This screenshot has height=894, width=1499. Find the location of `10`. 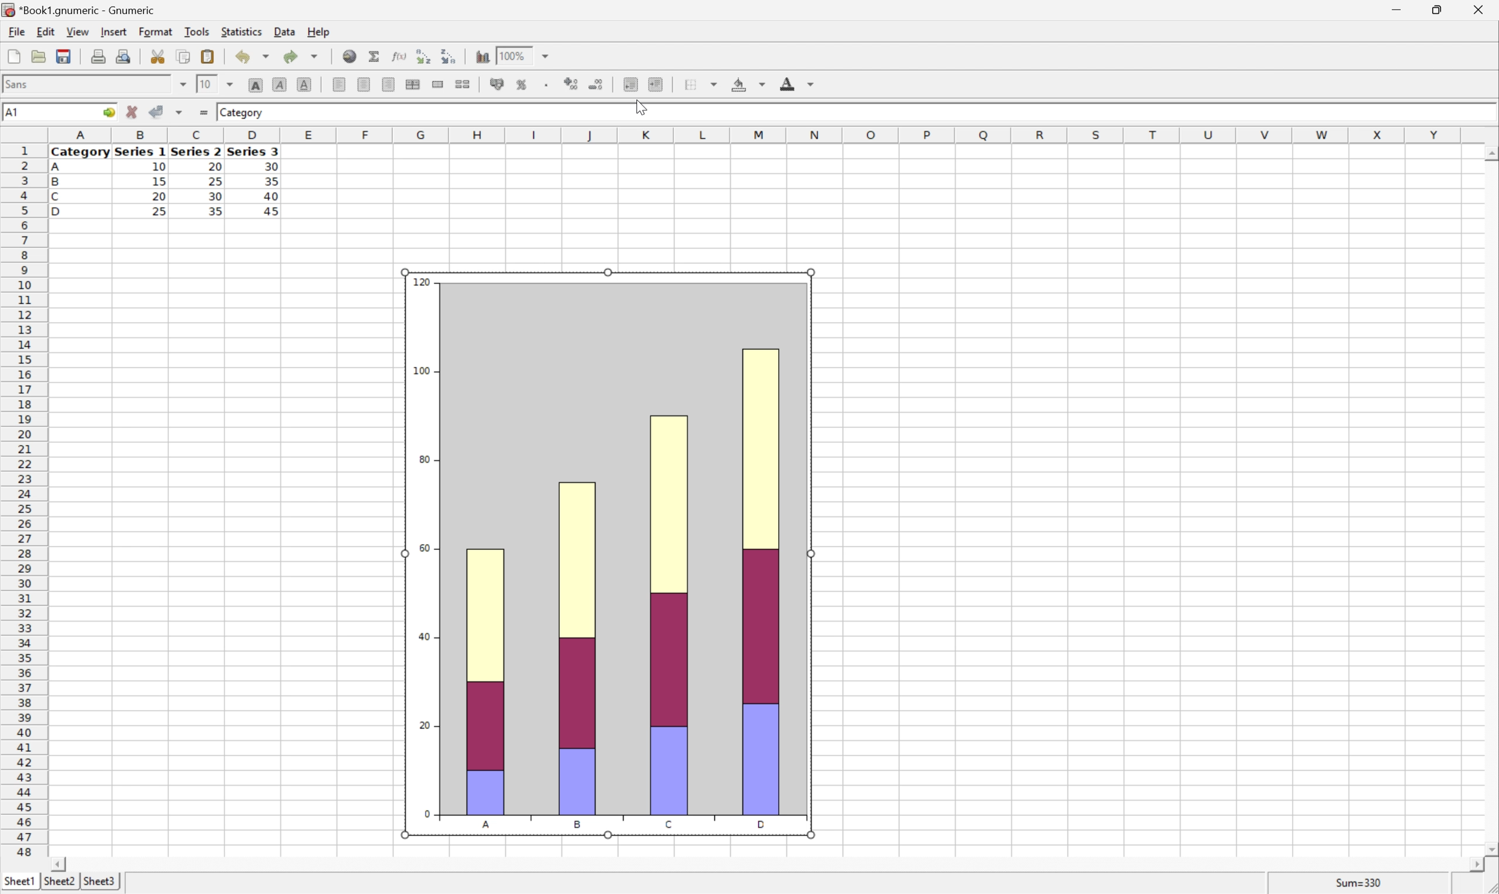

10 is located at coordinates (206, 84).